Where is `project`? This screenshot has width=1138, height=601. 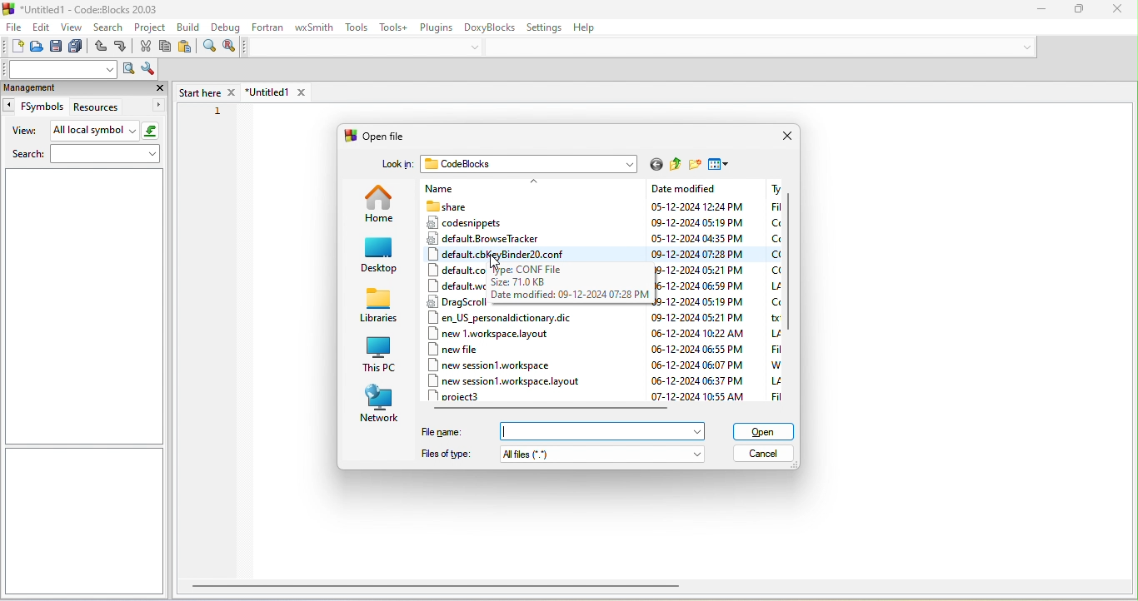
project is located at coordinates (148, 26).